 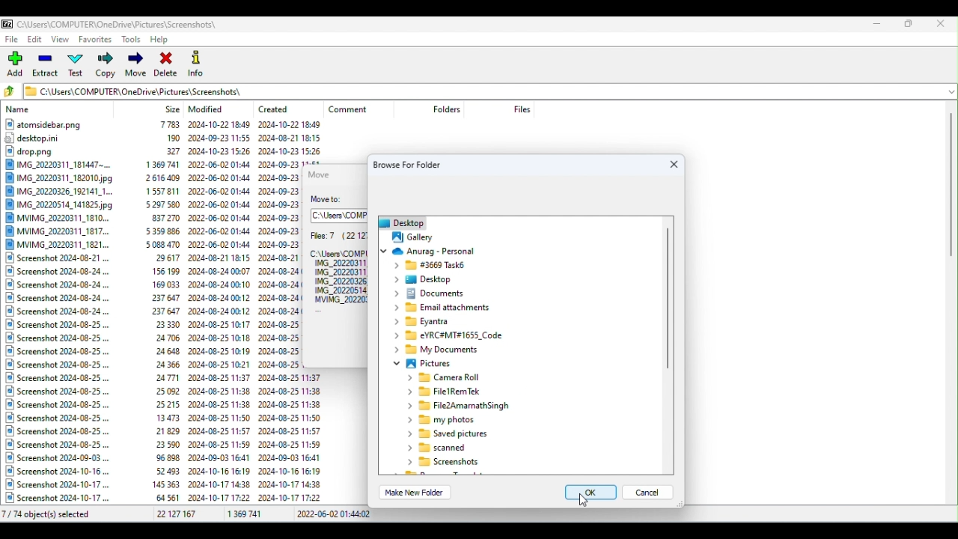 I want to click on Anurag - personal, so click(x=436, y=251).